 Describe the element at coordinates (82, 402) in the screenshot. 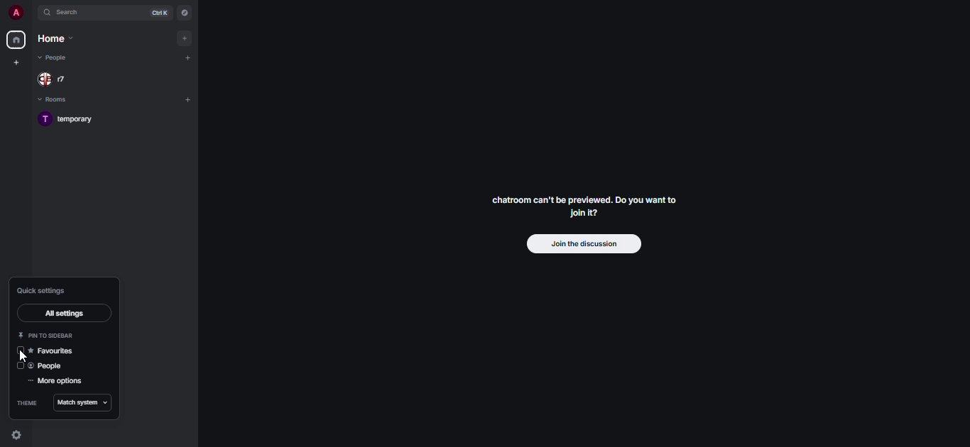

I see `match system` at that location.